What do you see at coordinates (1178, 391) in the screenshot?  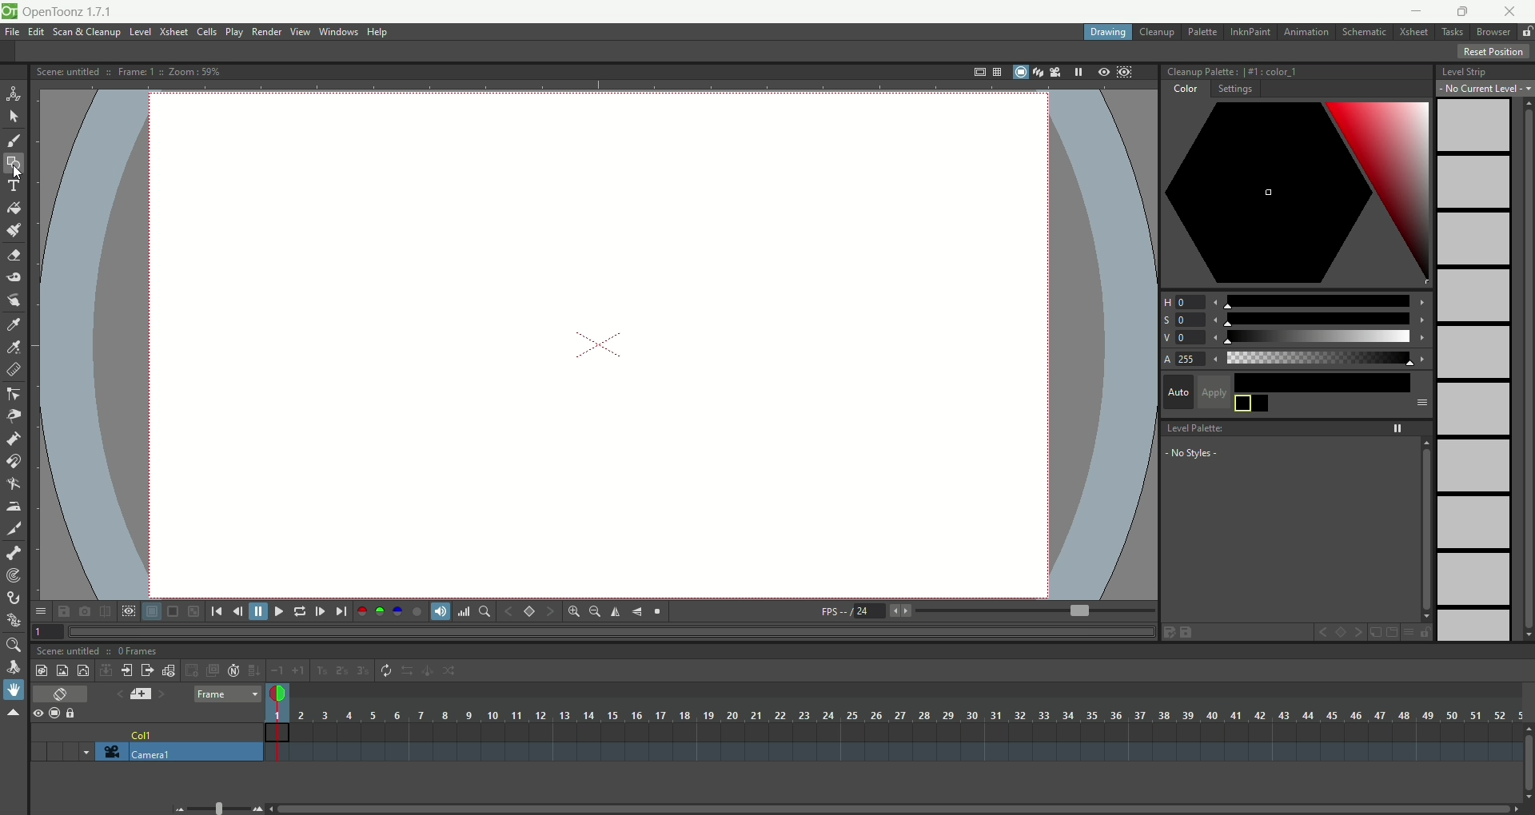 I see `auto` at bounding box center [1178, 391].